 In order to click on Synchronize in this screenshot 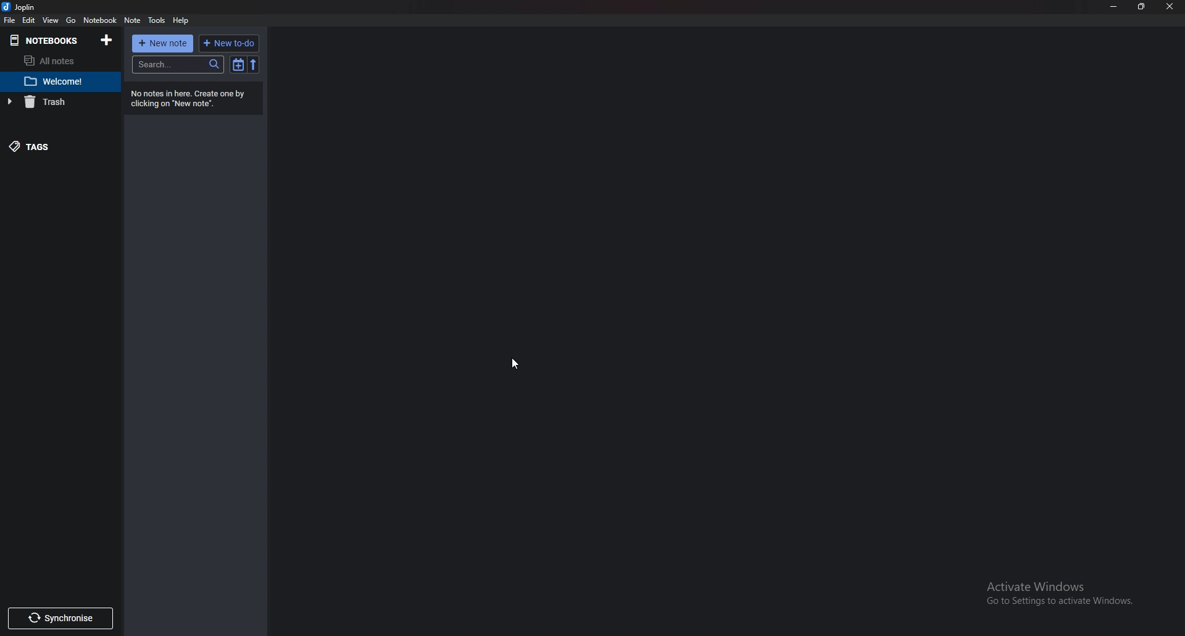, I will do `click(60, 620)`.